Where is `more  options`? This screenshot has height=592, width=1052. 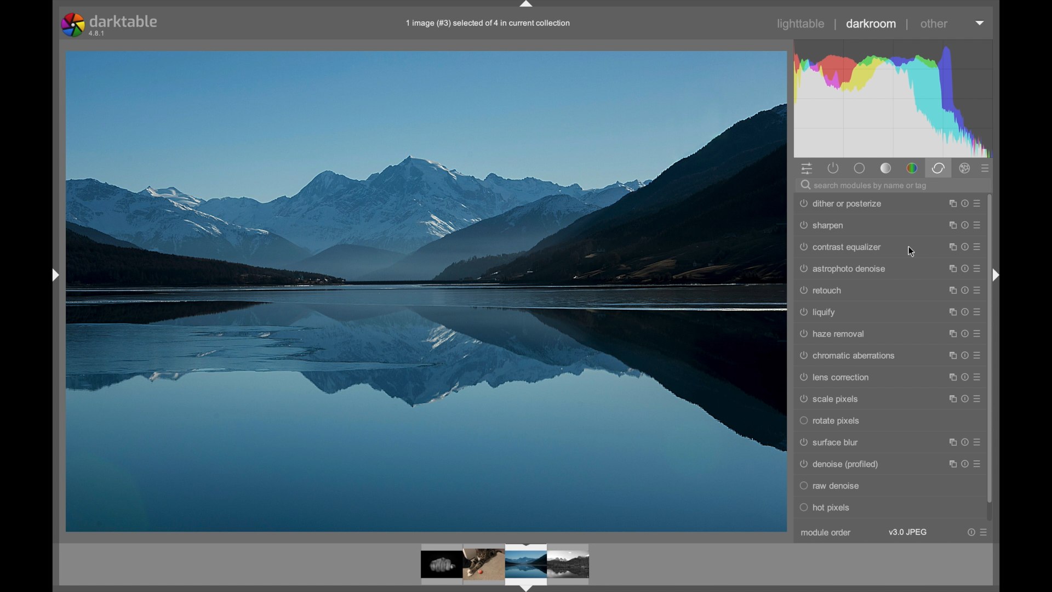 more  options is located at coordinates (964, 377).